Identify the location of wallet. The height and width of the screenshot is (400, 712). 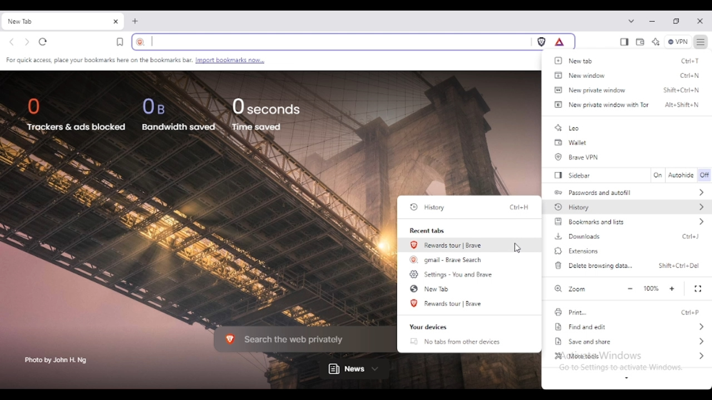
(571, 143).